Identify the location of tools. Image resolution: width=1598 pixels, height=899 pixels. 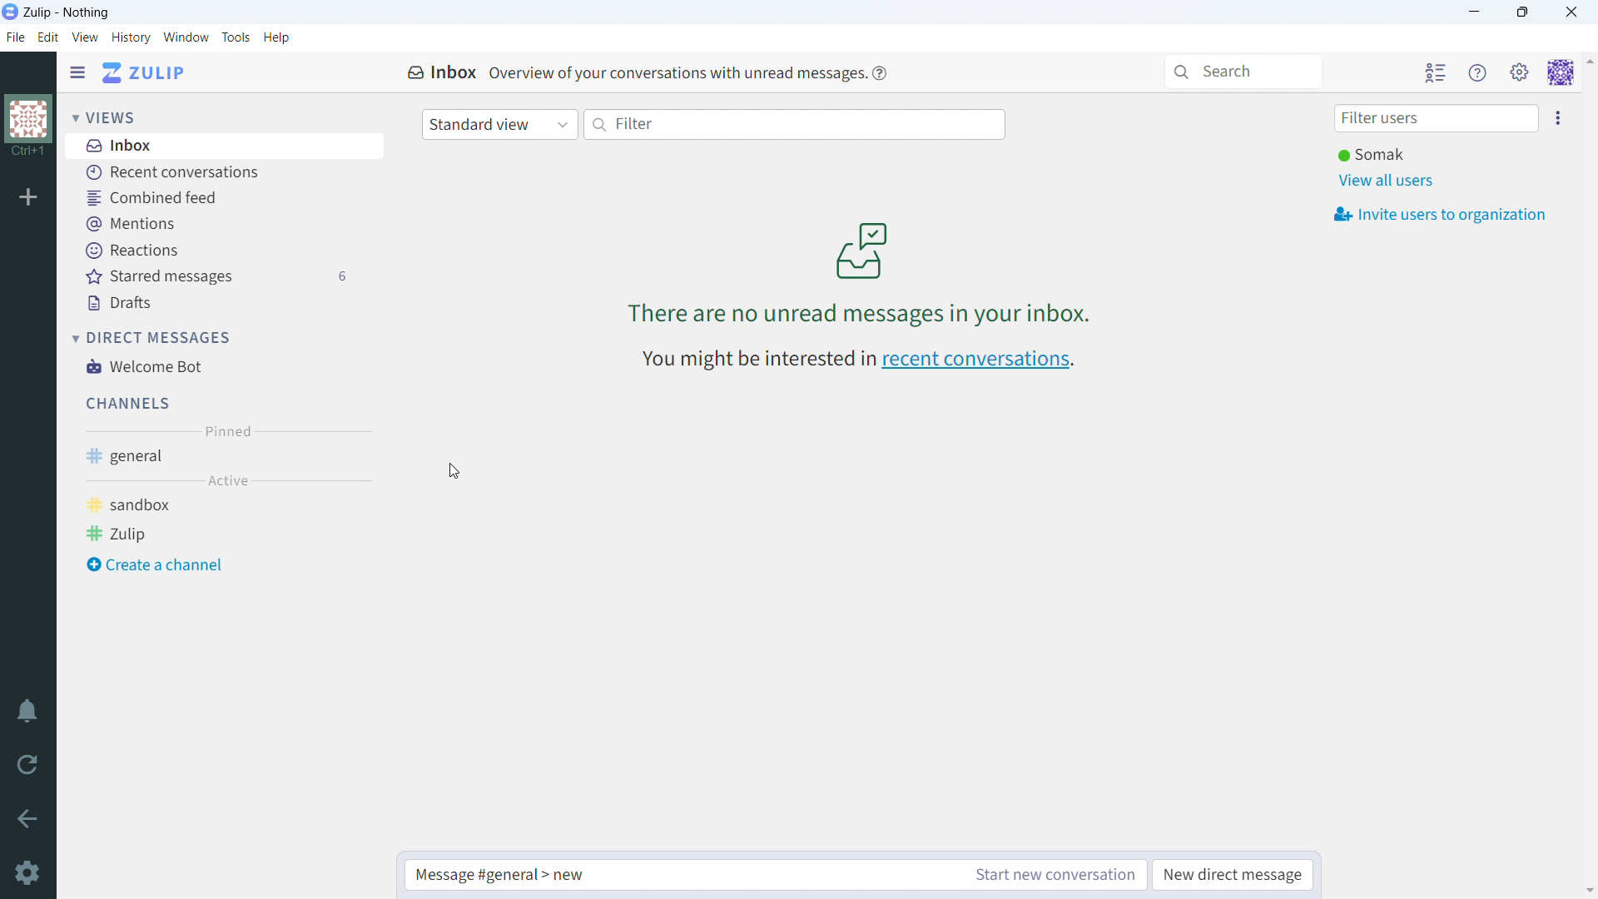
(236, 37).